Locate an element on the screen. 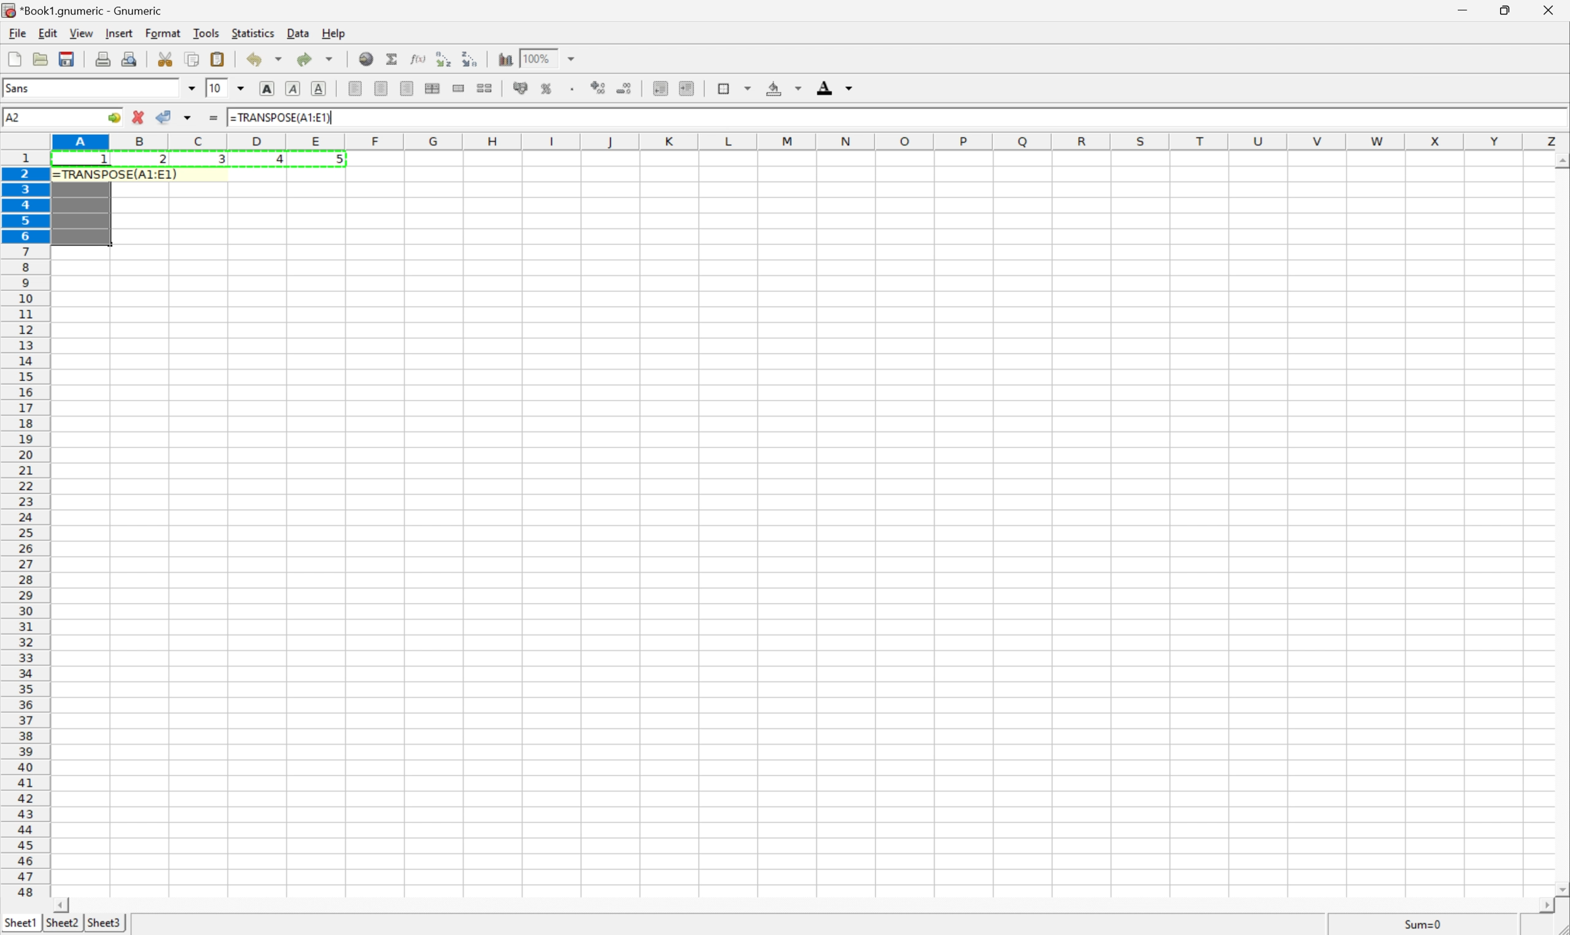 Image resolution: width=1570 pixels, height=935 pixels. format selection as percentage is located at coordinates (547, 89).